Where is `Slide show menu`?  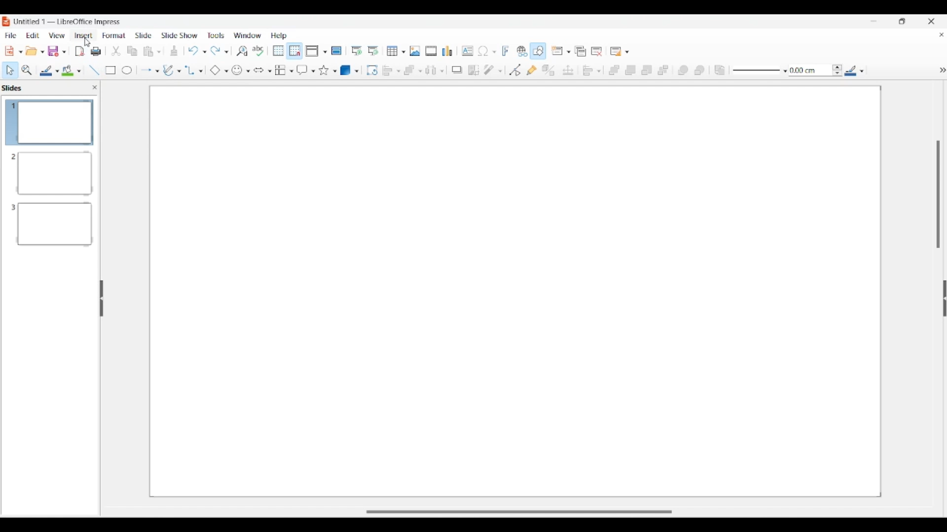
Slide show menu is located at coordinates (179, 35).